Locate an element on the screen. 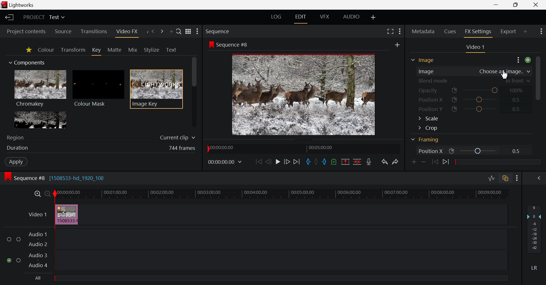  add is located at coordinates (397, 45).